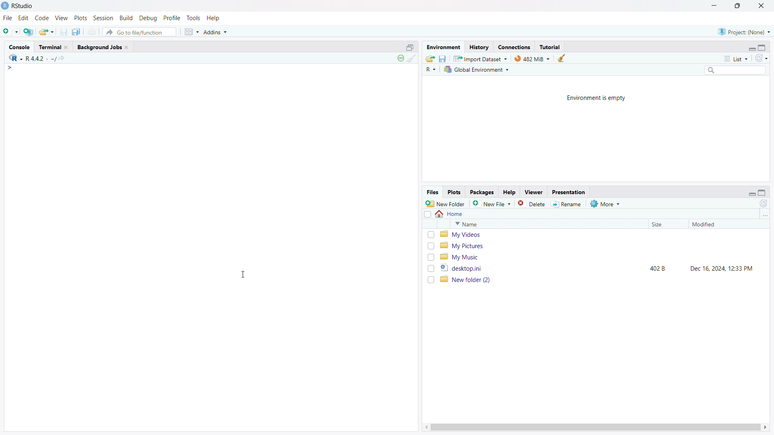 The width and height of the screenshot is (774, 435). Describe the element at coordinates (172, 18) in the screenshot. I see `profile` at that location.